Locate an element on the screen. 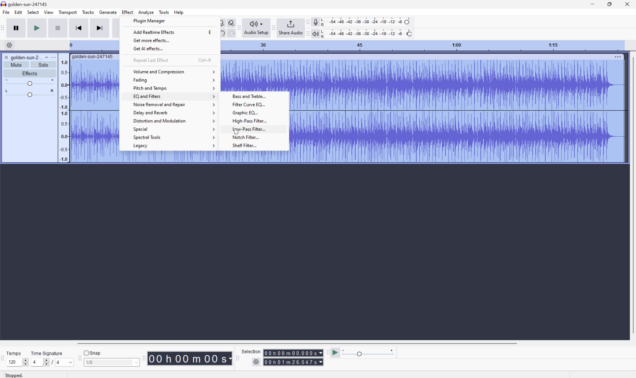  Audio is located at coordinates (457, 111).